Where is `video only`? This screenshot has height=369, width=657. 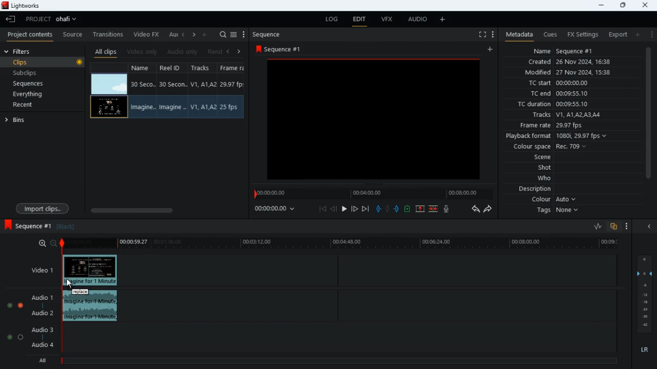
video only is located at coordinates (144, 50).